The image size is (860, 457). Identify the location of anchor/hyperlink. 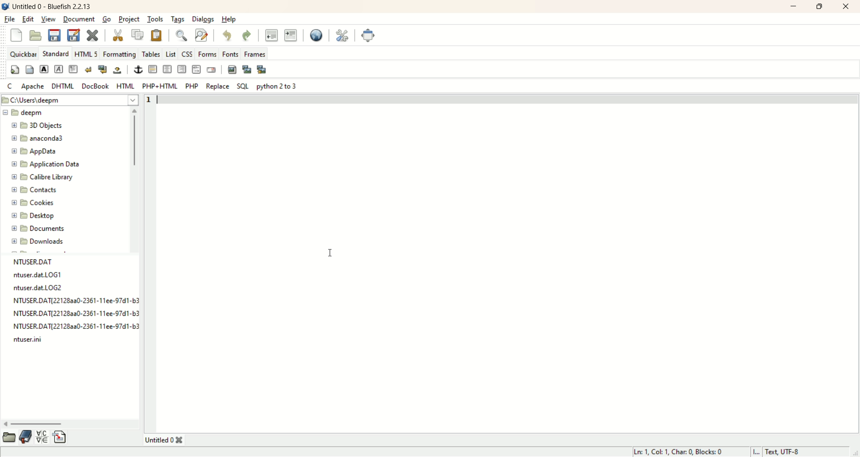
(138, 70).